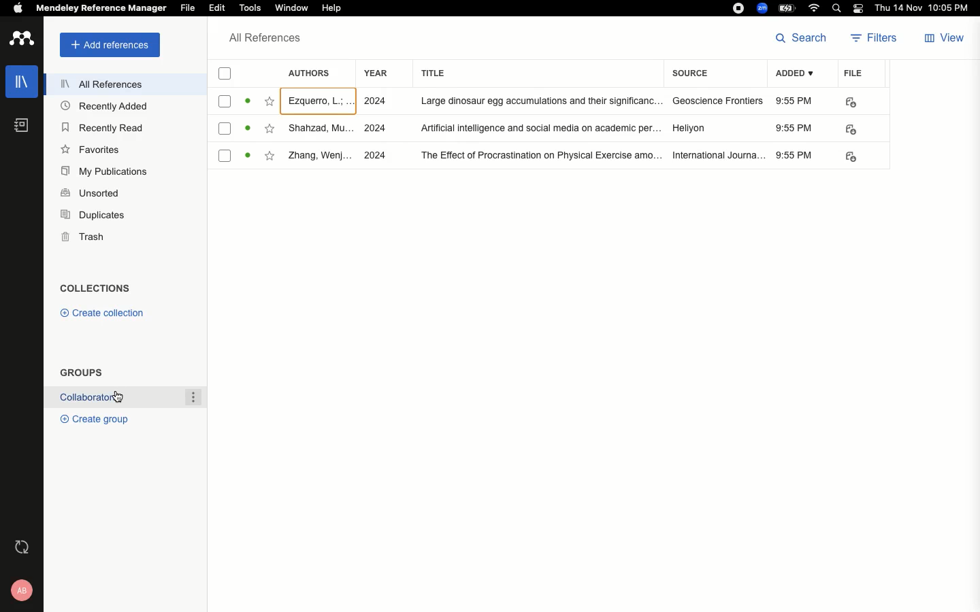 The width and height of the screenshot is (980, 612). I want to click on Authors, so click(318, 75).